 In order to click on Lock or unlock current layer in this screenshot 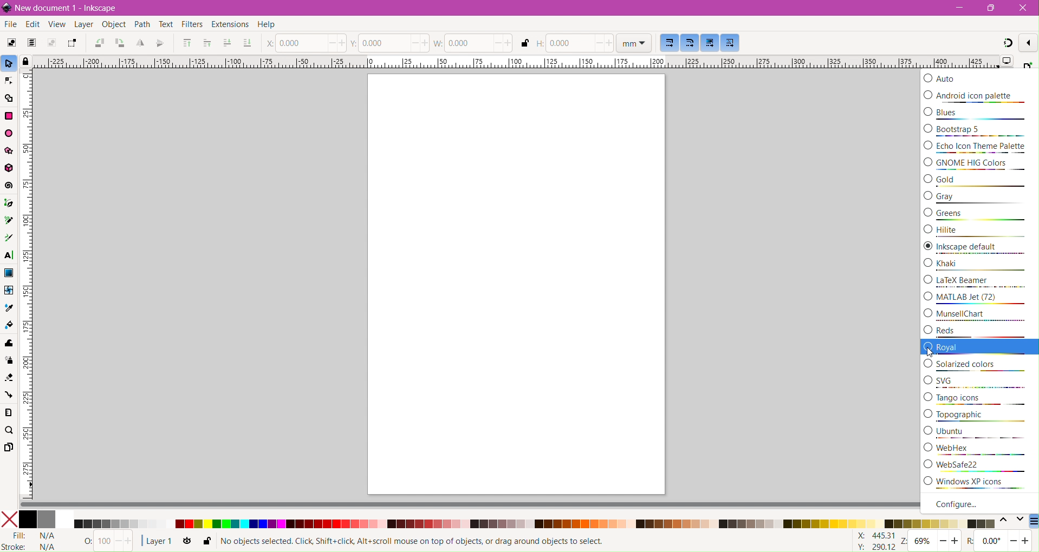, I will do `click(206, 542)`.